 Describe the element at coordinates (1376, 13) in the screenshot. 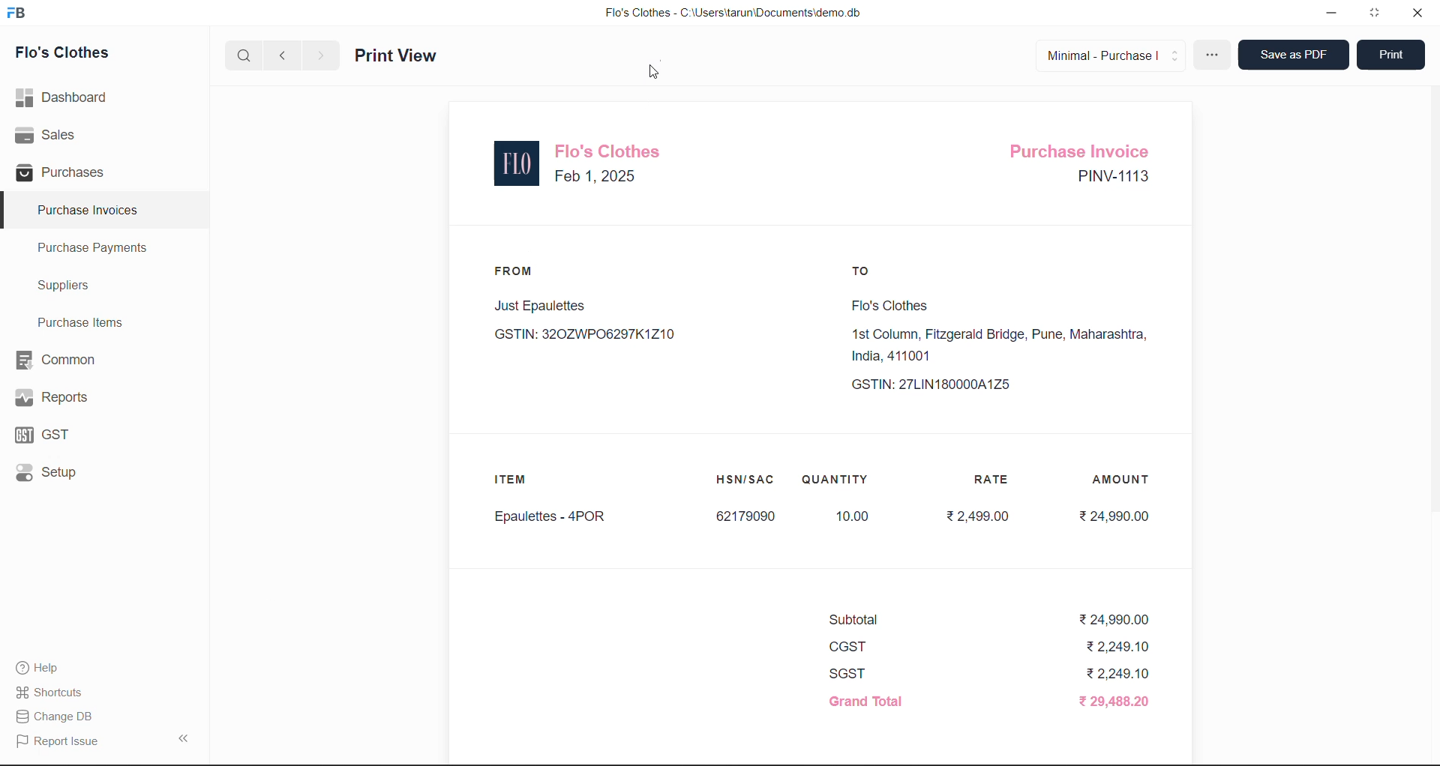

I see `window mode` at that location.